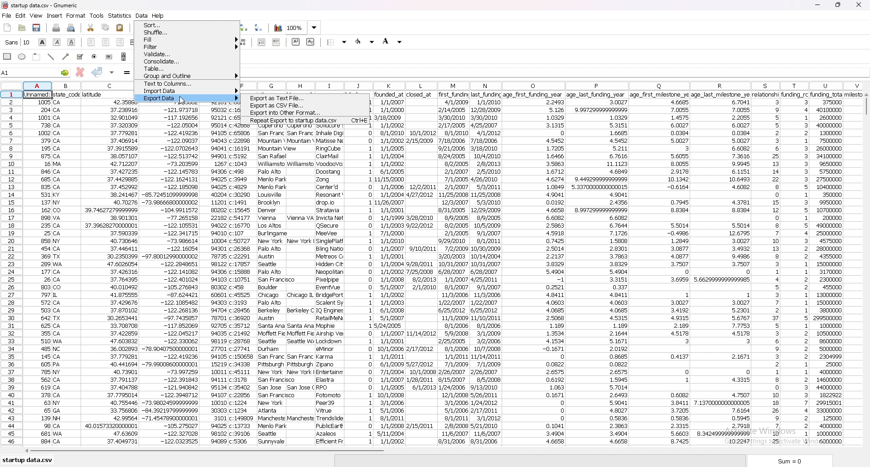 This screenshot has width=870, height=467. Describe the element at coordinates (56, 28) in the screenshot. I see `print` at that location.